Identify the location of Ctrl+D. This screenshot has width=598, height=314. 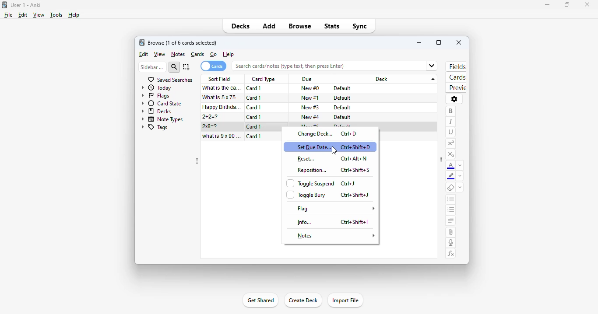
(349, 133).